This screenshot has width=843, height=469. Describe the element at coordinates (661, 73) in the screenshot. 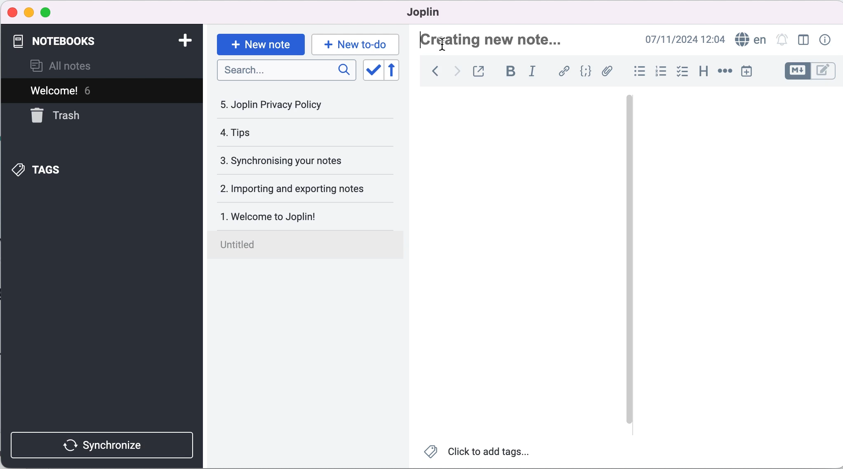

I see `numbered list` at that location.